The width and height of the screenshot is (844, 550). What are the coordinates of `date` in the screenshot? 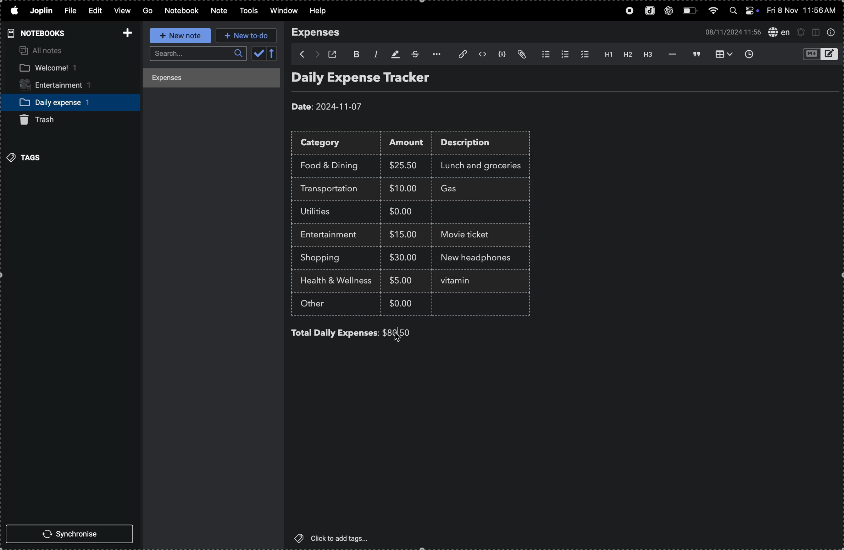 It's located at (329, 104).